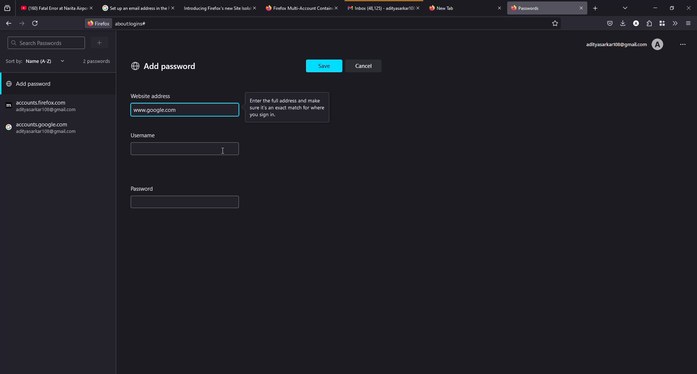 This screenshot has width=697, height=374. I want to click on 2 passwords, so click(94, 61).